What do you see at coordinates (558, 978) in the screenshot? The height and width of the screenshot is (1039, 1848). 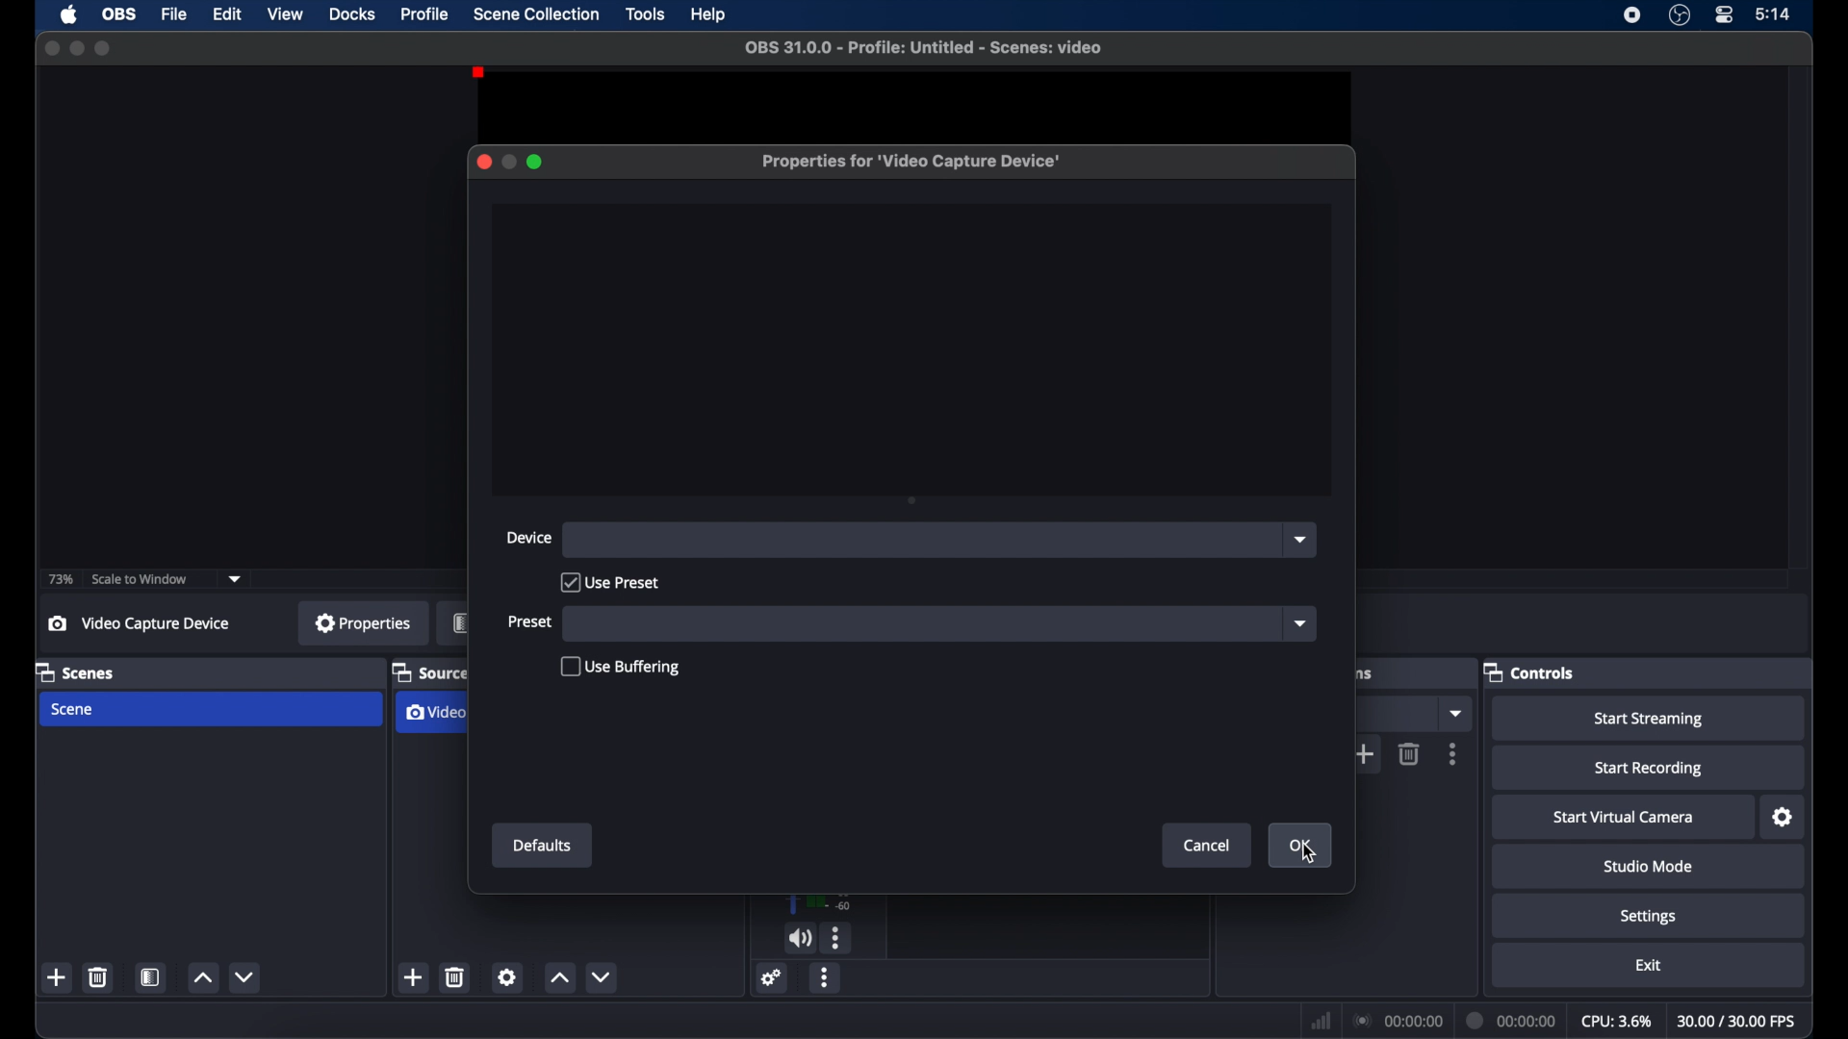 I see `increment` at bounding box center [558, 978].